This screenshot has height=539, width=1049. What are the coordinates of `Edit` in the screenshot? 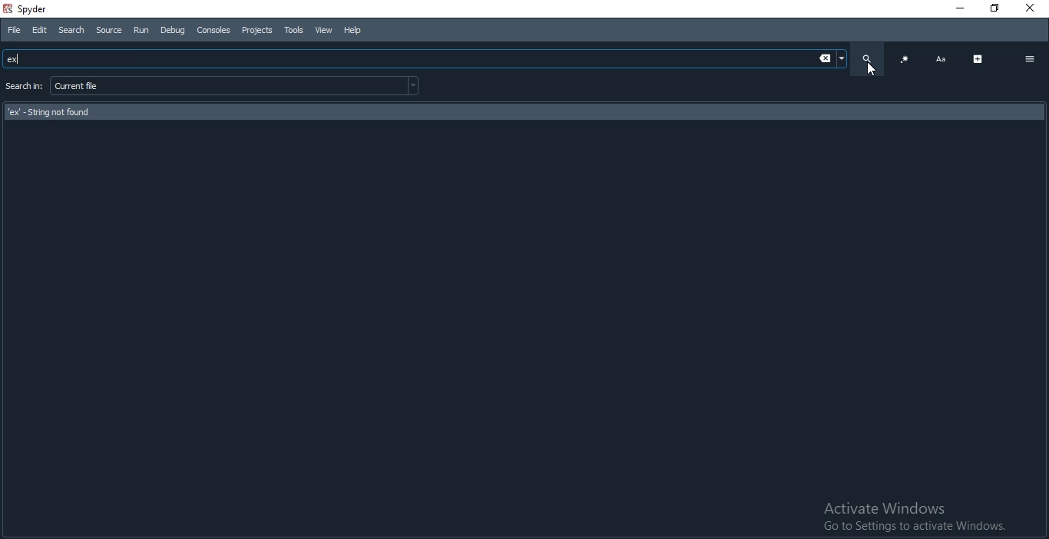 It's located at (38, 31).